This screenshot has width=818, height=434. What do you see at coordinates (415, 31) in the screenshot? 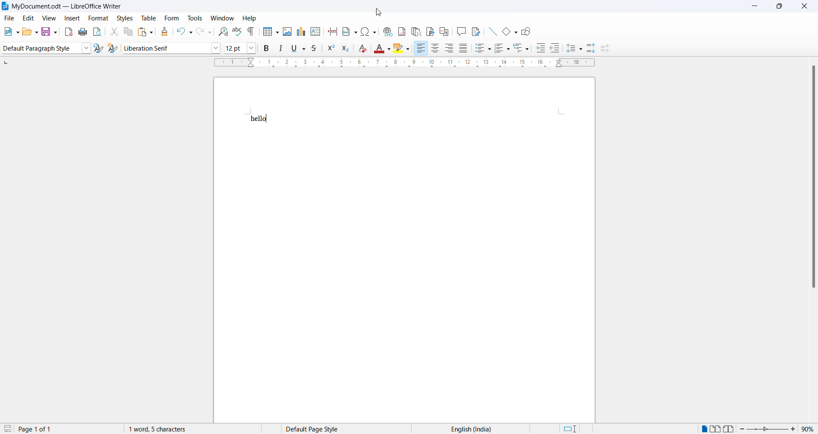
I see `insert endnote` at bounding box center [415, 31].